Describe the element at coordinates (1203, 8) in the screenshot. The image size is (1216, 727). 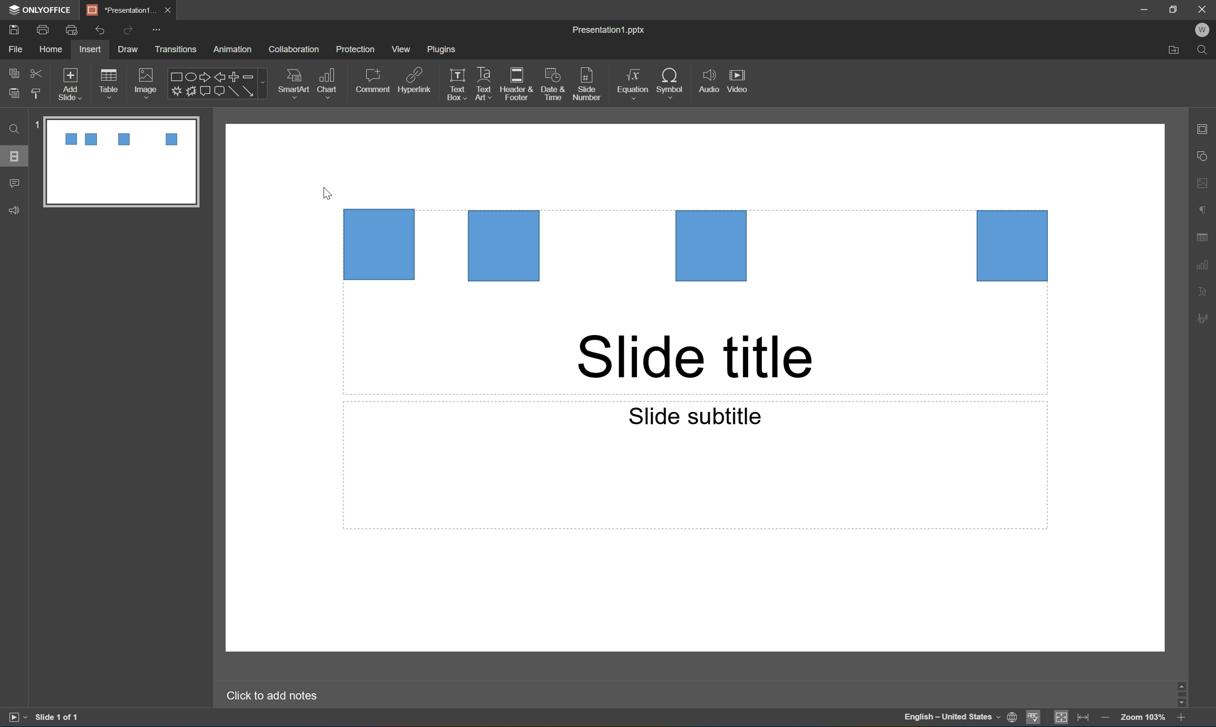
I see `close` at that location.